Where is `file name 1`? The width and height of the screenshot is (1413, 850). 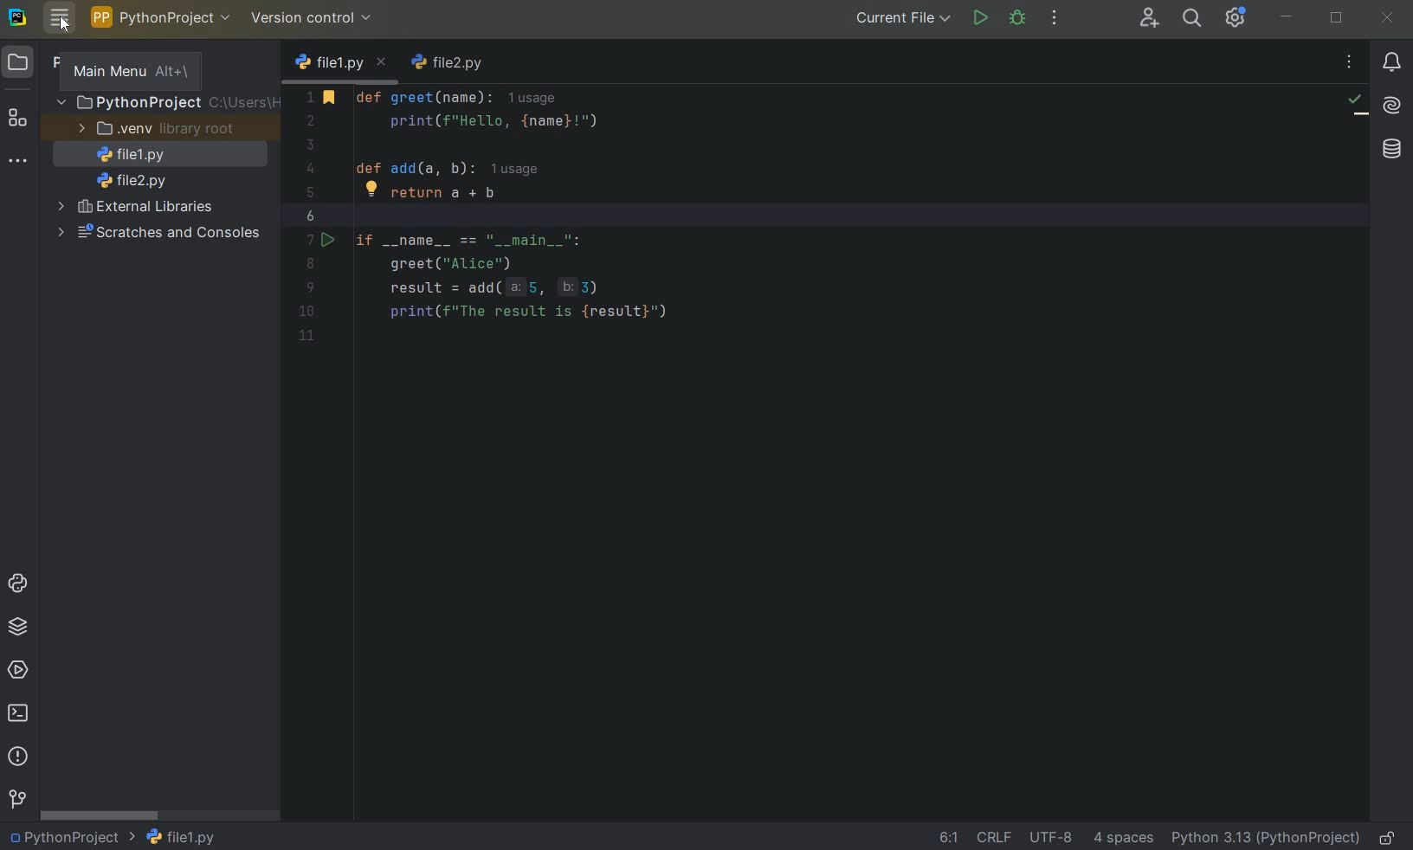 file name 1 is located at coordinates (341, 64).